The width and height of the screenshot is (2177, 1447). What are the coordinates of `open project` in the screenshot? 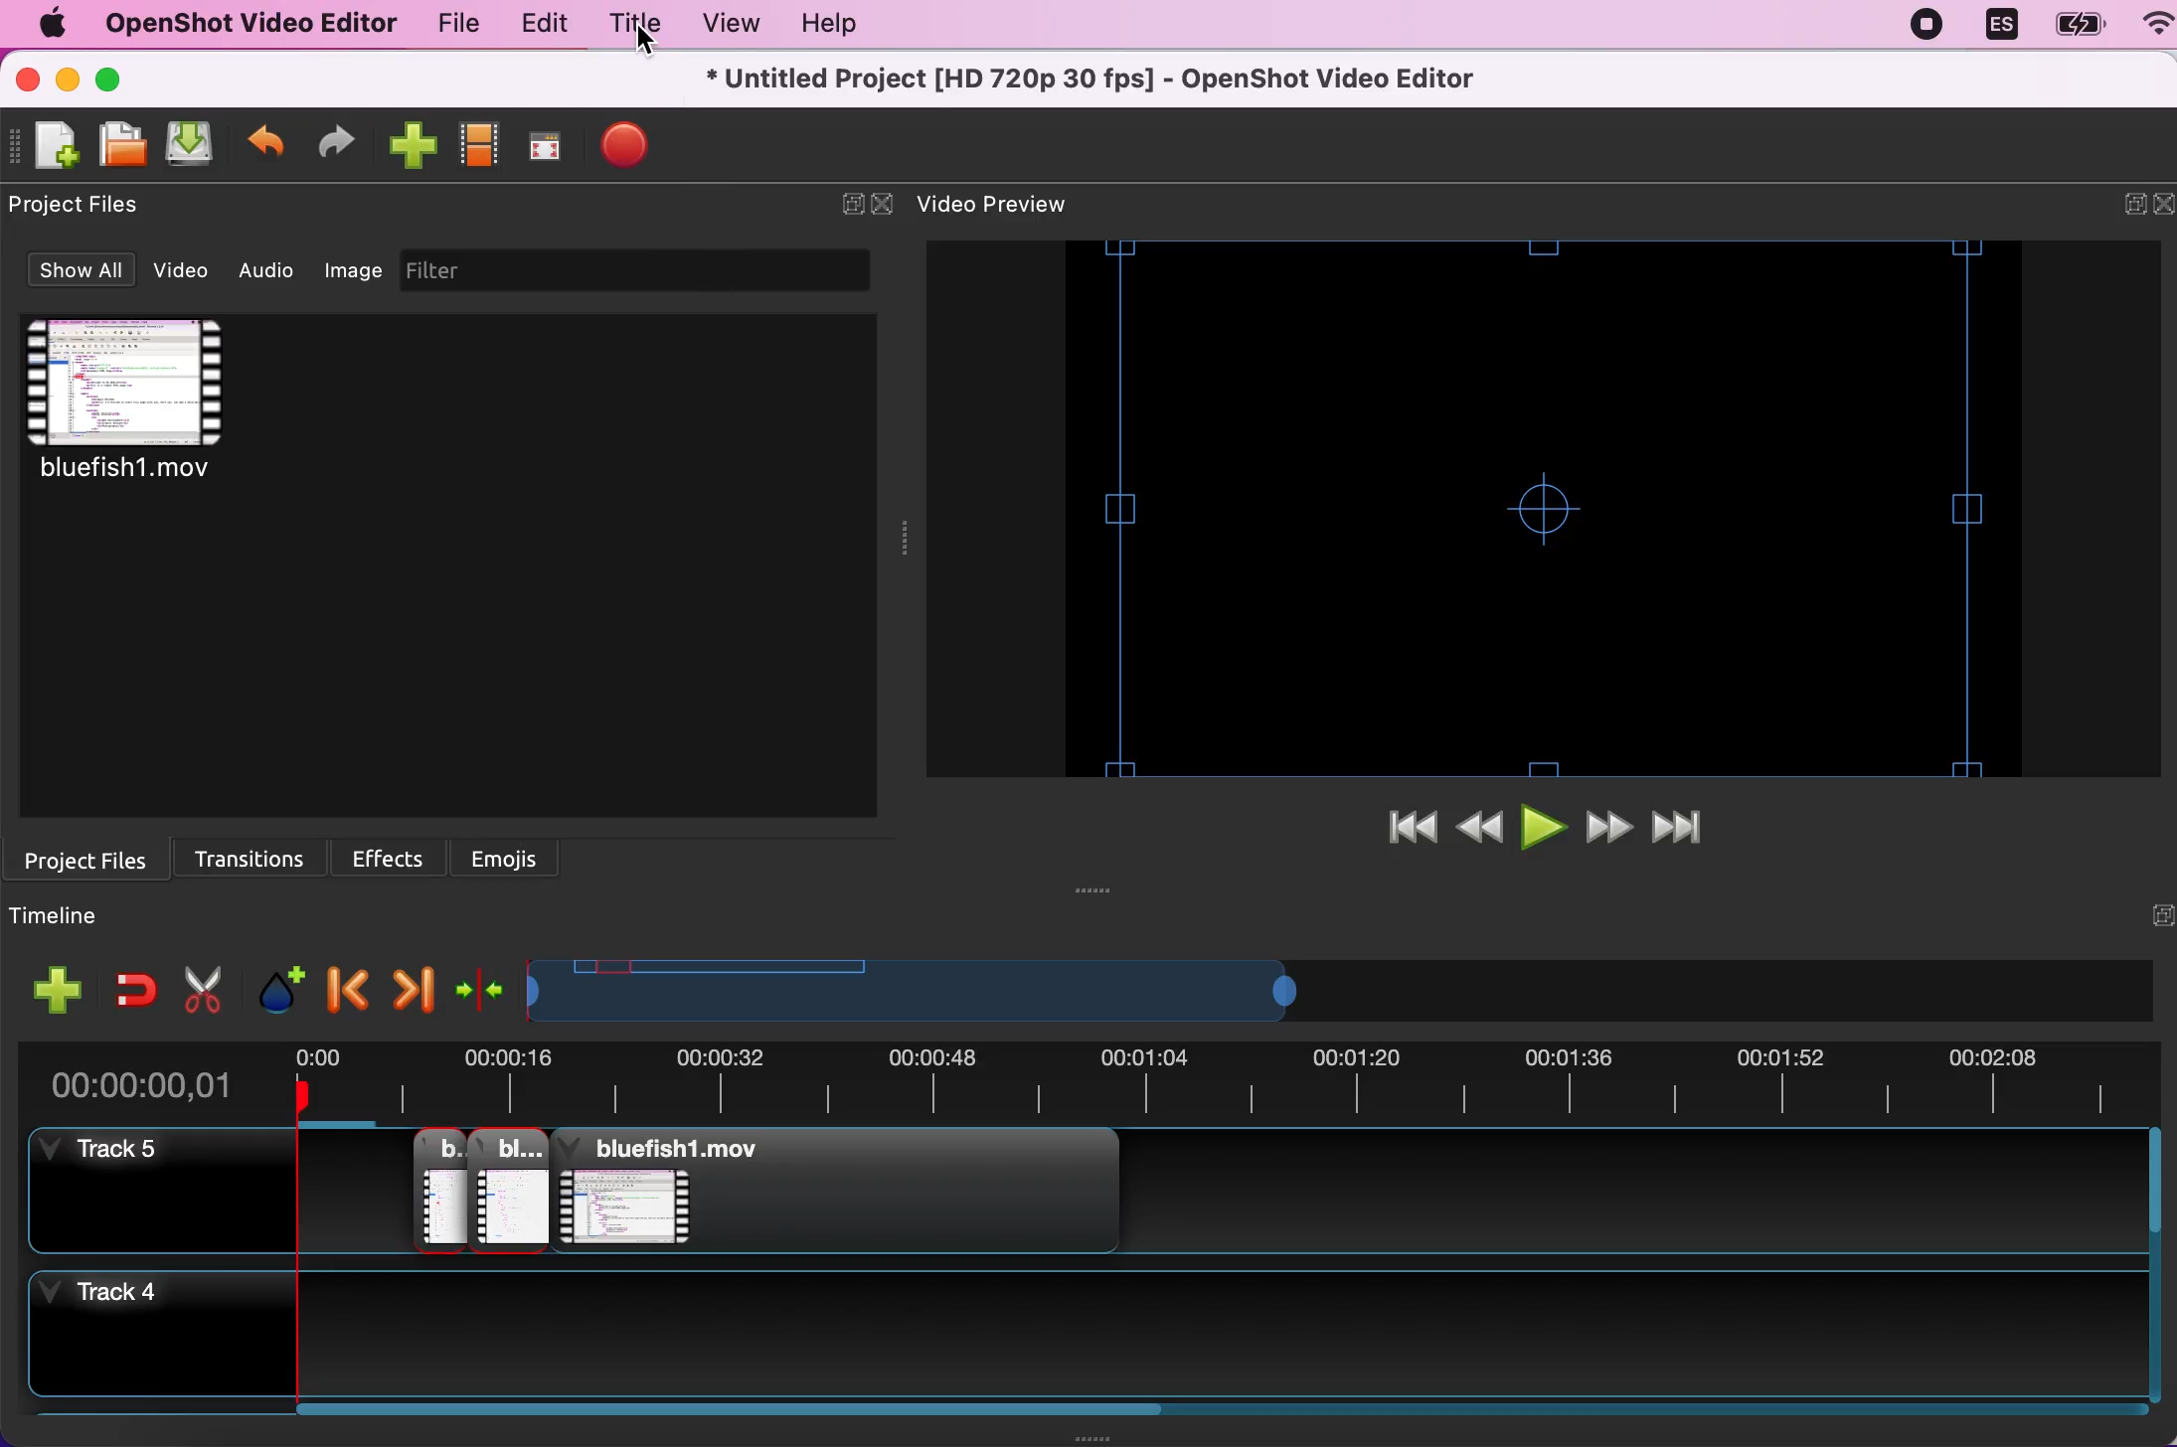 It's located at (119, 144).